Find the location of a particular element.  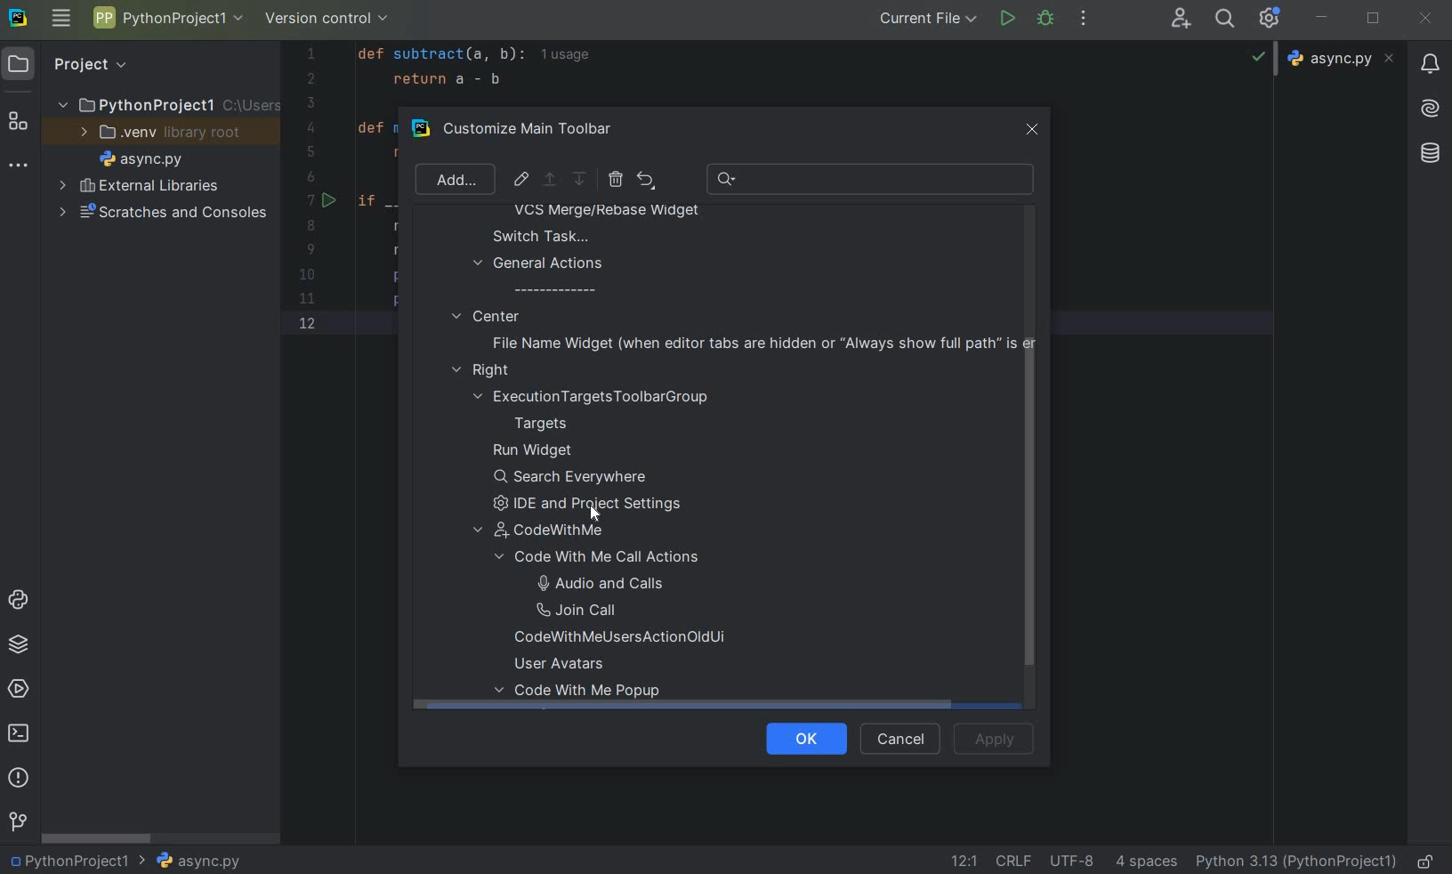

ide and project settings is located at coordinates (595, 505).